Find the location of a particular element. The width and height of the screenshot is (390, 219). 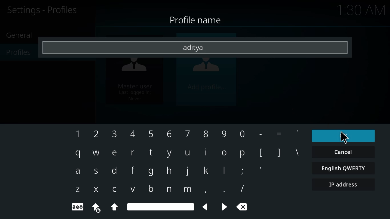

; is located at coordinates (245, 174).